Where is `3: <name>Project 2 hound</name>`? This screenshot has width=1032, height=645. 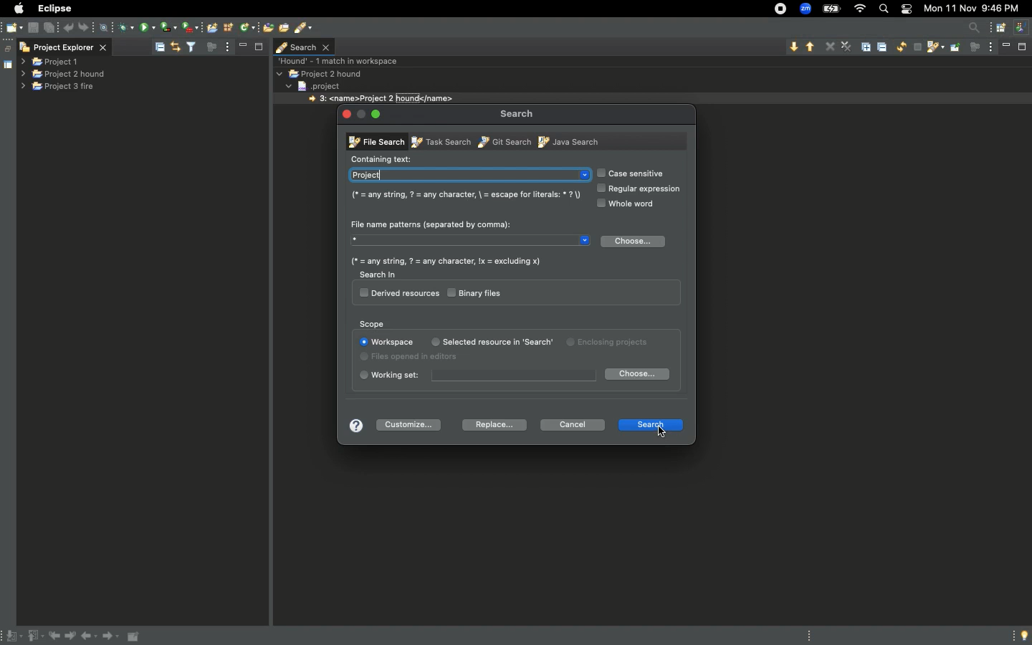 3: <name>Project 2 hound</name> is located at coordinates (381, 98).